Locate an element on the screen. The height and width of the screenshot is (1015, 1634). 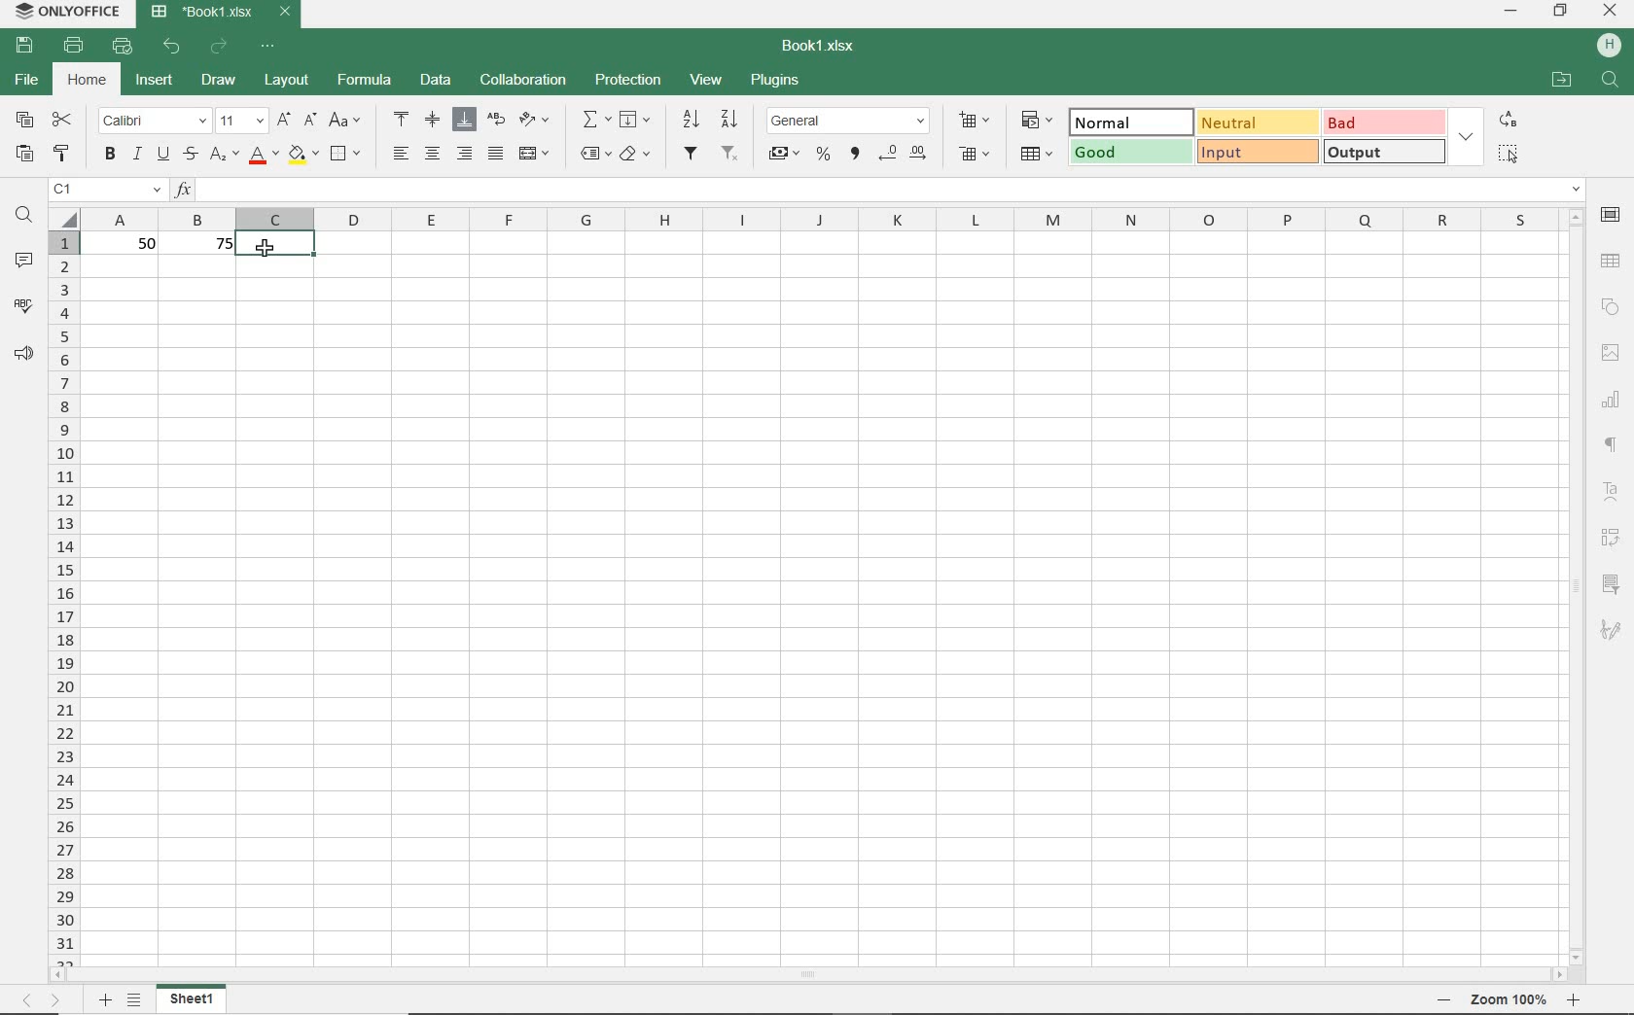
print is located at coordinates (75, 48).